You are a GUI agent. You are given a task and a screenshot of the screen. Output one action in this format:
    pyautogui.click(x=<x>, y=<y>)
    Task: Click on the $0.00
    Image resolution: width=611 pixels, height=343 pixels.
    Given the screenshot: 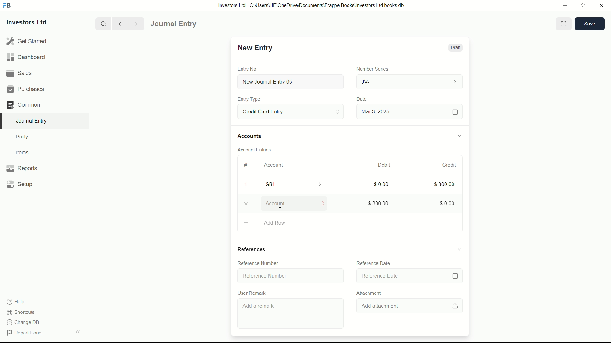 What is the action you would take?
    pyautogui.click(x=378, y=184)
    